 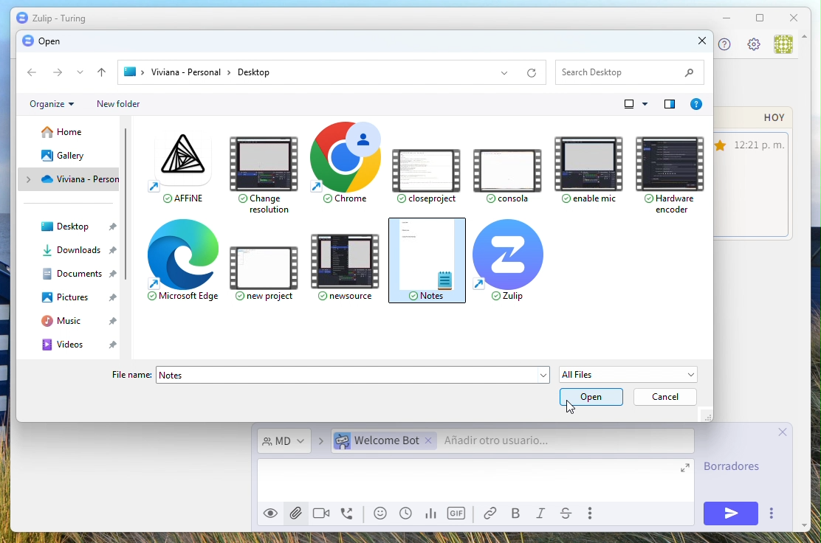 What do you see at coordinates (593, 513) in the screenshot?
I see `more` at bounding box center [593, 513].